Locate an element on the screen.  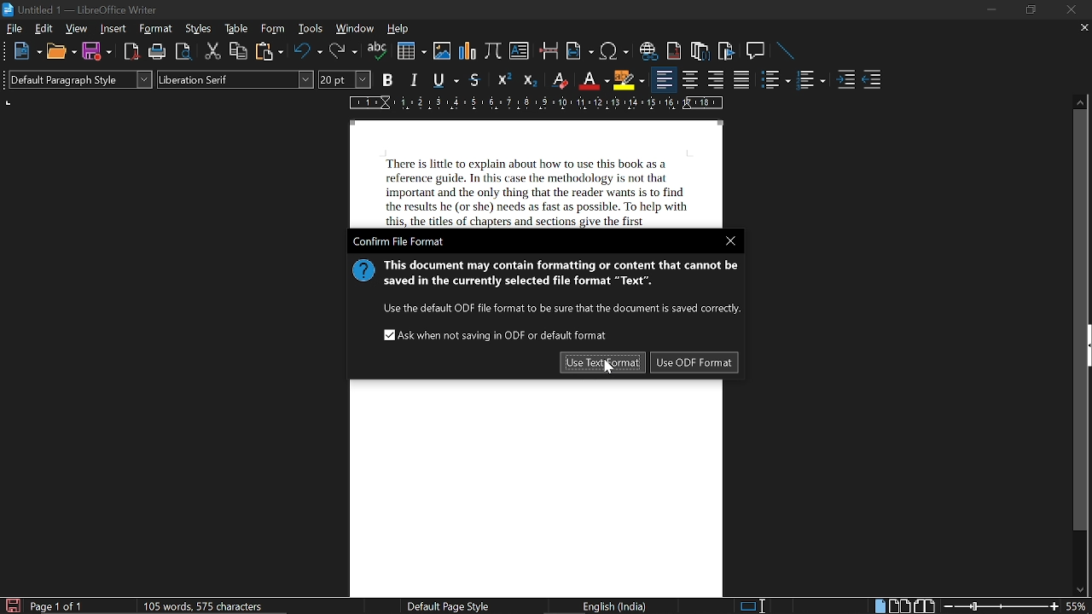
format is located at coordinates (156, 28).